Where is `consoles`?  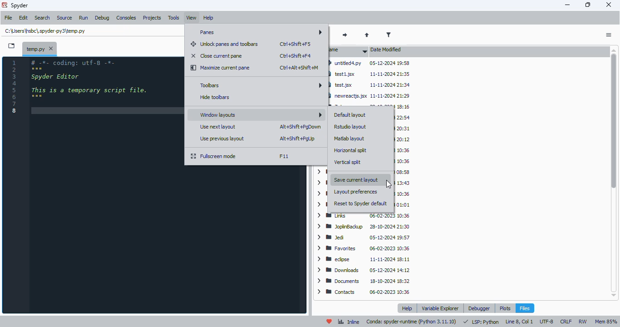 consoles is located at coordinates (127, 18).